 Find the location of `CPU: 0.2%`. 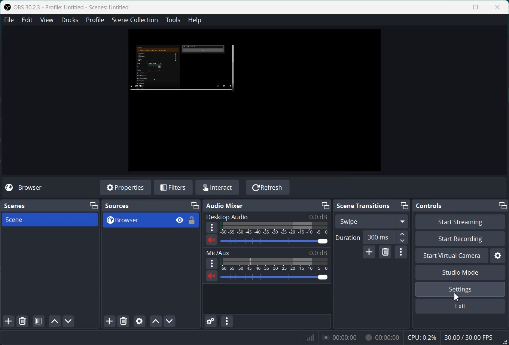

CPU: 0.2% is located at coordinates (421, 337).